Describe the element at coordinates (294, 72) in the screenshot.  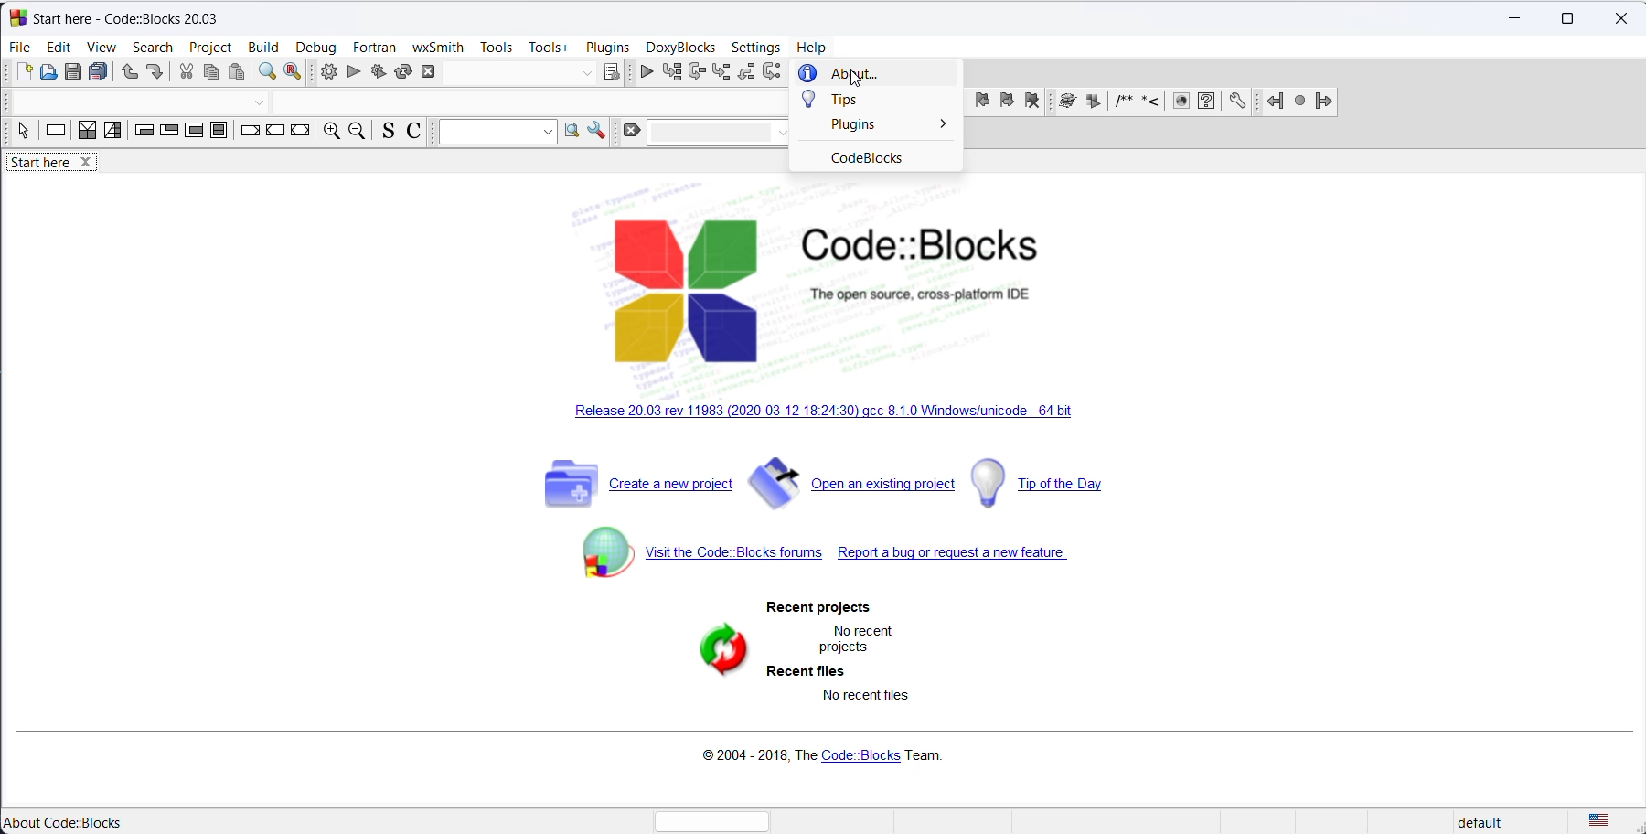
I see `replace` at that location.